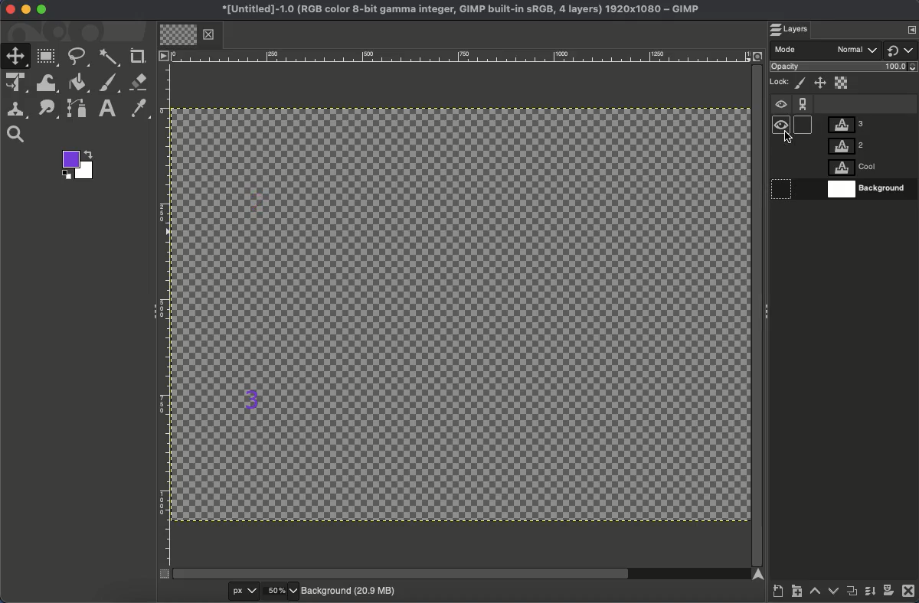  Describe the element at coordinates (462, 574) in the screenshot. I see `Scroll` at that location.